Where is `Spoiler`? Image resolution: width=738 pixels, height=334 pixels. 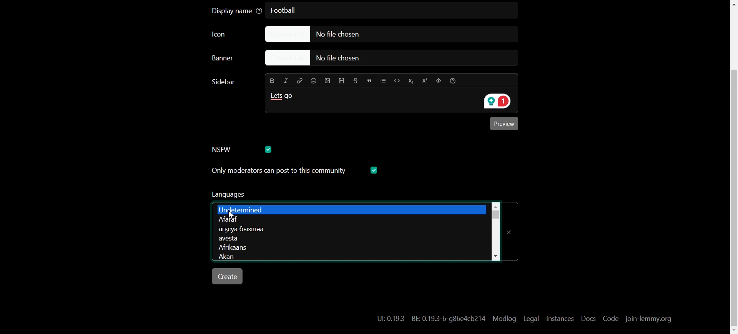 Spoiler is located at coordinates (438, 81).